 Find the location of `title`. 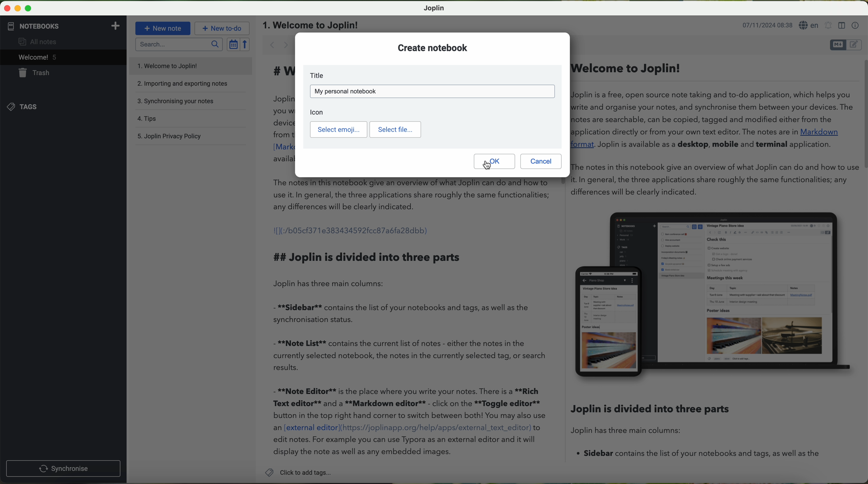

title is located at coordinates (432, 76).